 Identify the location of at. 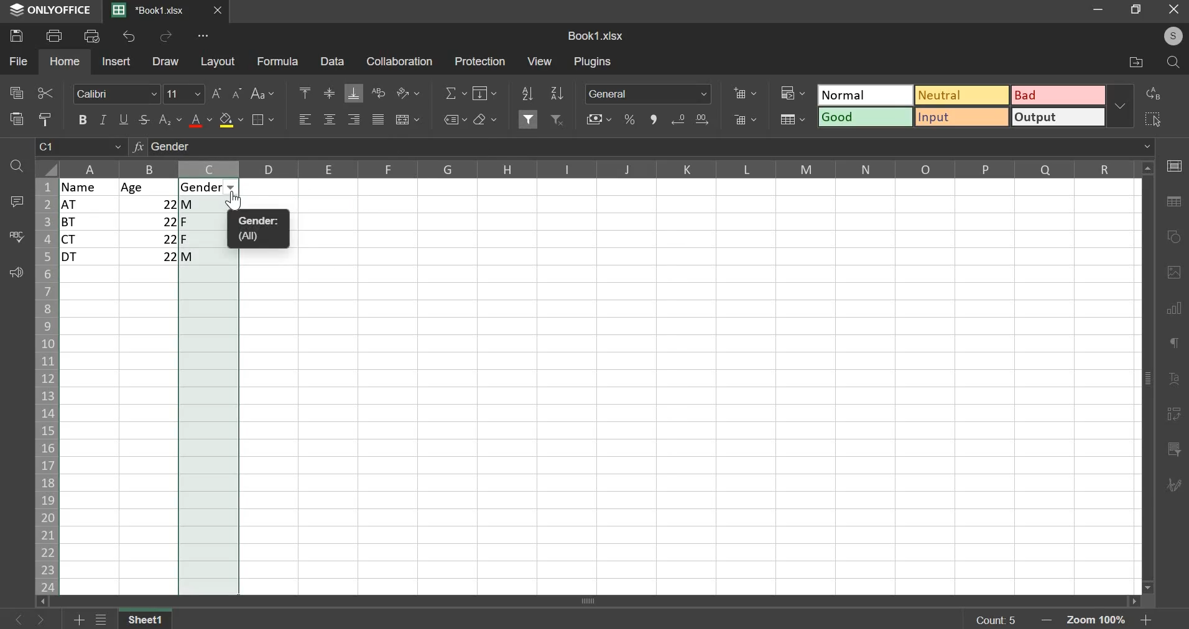
(89, 204).